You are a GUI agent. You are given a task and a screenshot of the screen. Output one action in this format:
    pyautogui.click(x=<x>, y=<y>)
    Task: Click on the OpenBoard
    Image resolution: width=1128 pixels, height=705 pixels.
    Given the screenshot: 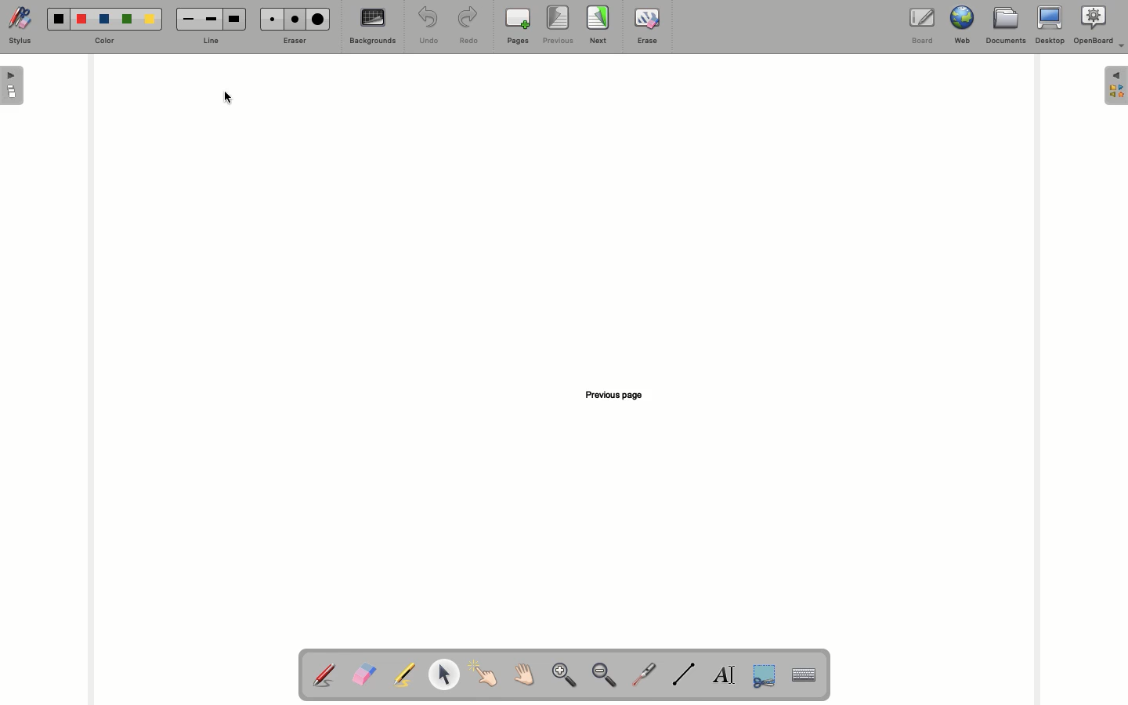 What is the action you would take?
    pyautogui.click(x=1100, y=25)
    